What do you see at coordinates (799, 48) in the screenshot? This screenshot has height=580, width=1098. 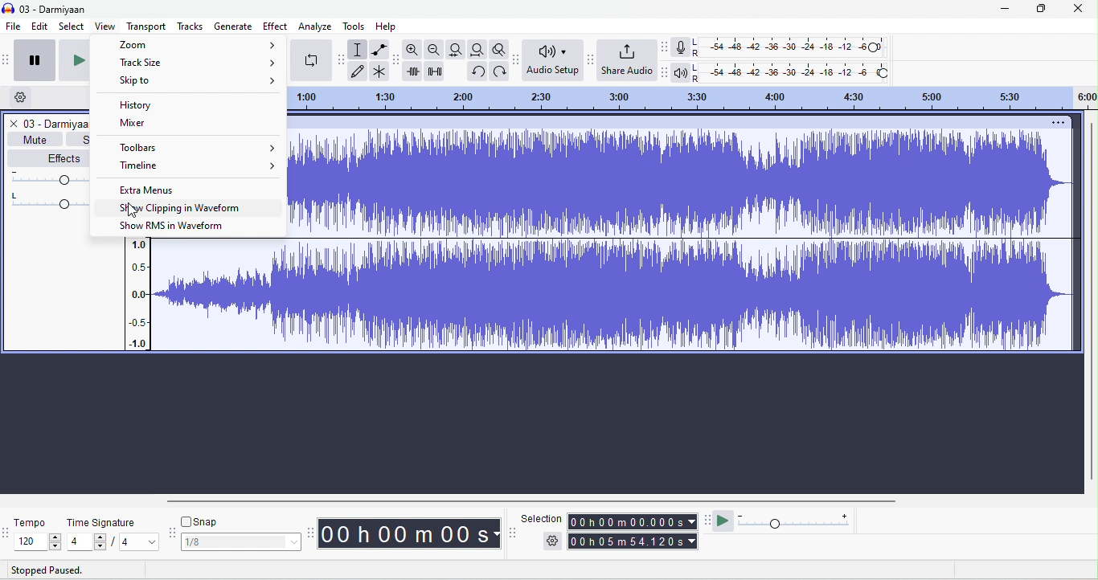 I see `recording level` at bounding box center [799, 48].